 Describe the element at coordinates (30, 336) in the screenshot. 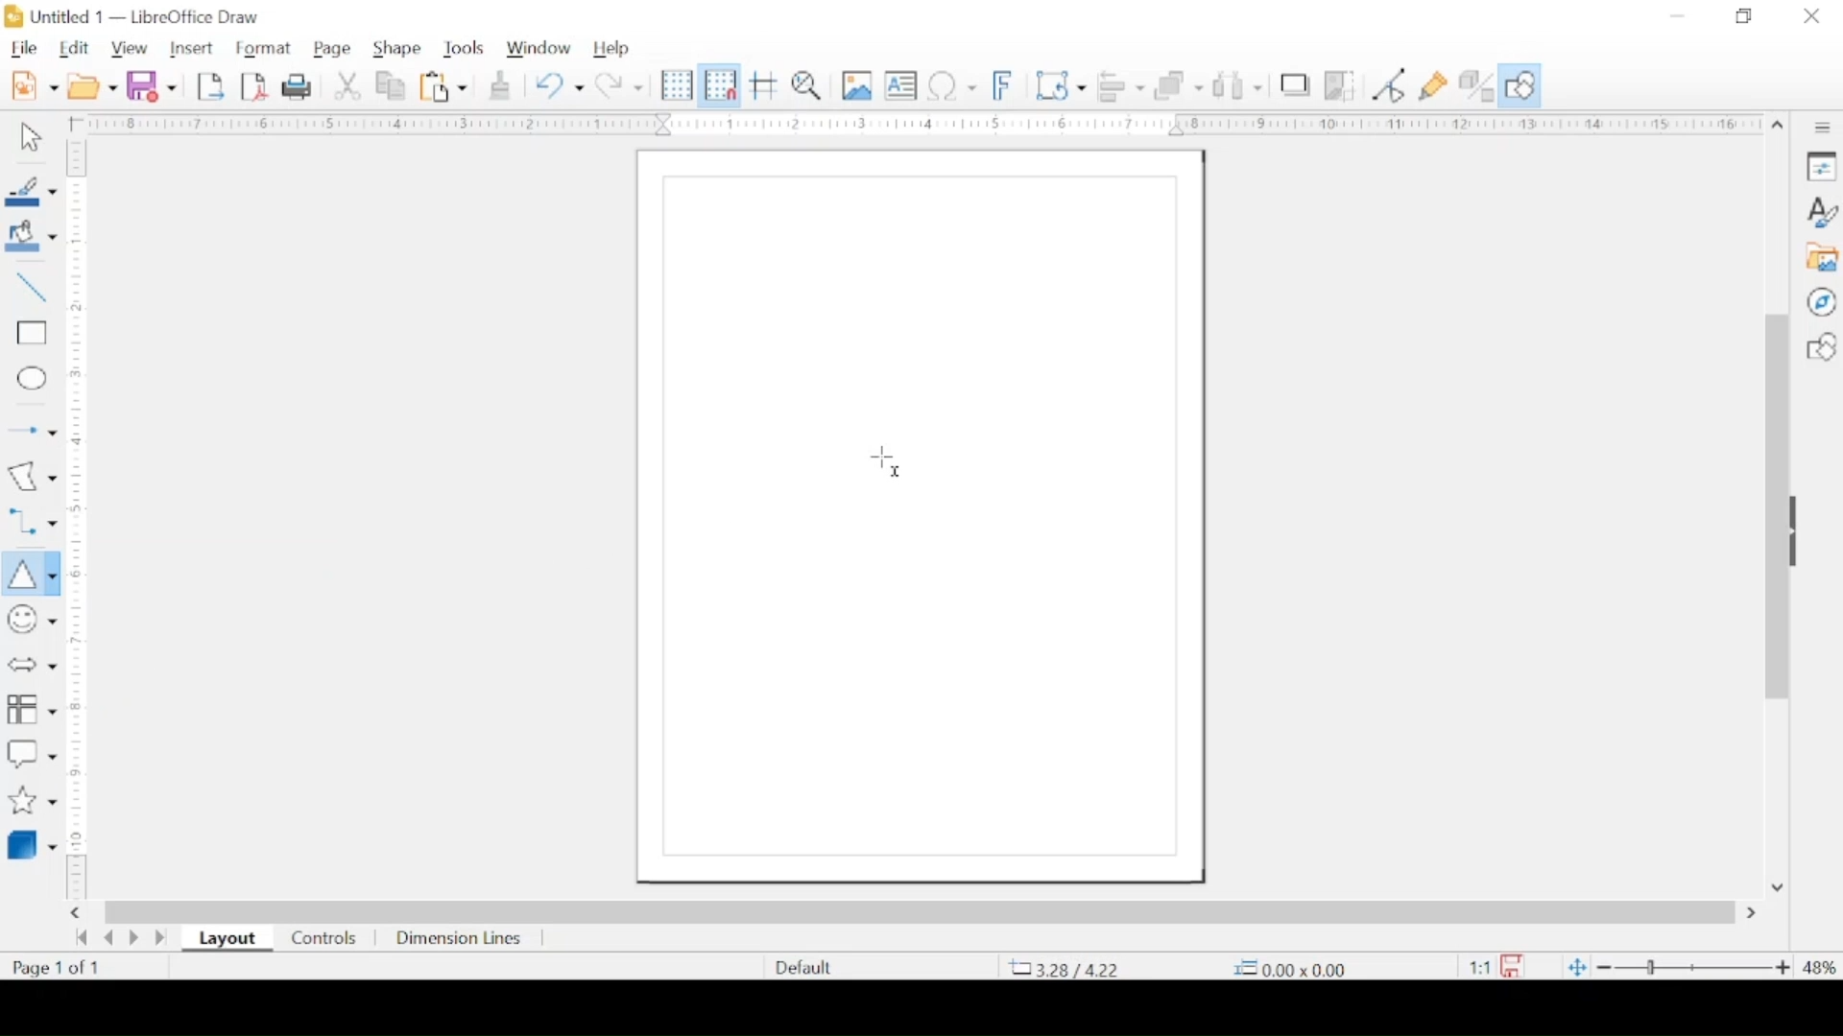

I see `insert rectangle` at that location.